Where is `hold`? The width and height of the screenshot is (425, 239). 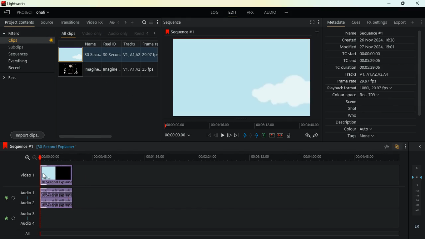
hold is located at coordinates (251, 135).